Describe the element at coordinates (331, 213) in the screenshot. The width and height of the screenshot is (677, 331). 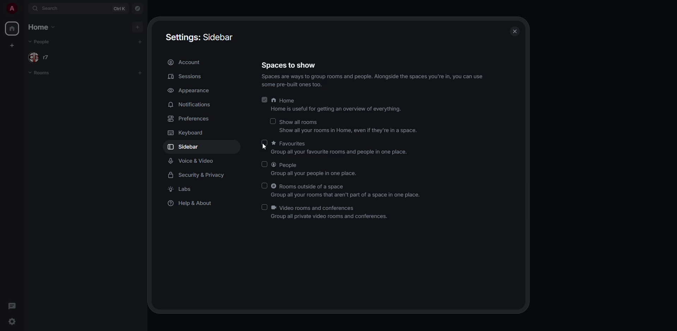
I see `Video rooms and conferencesGroup all private video rooms and conferences.` at that location.